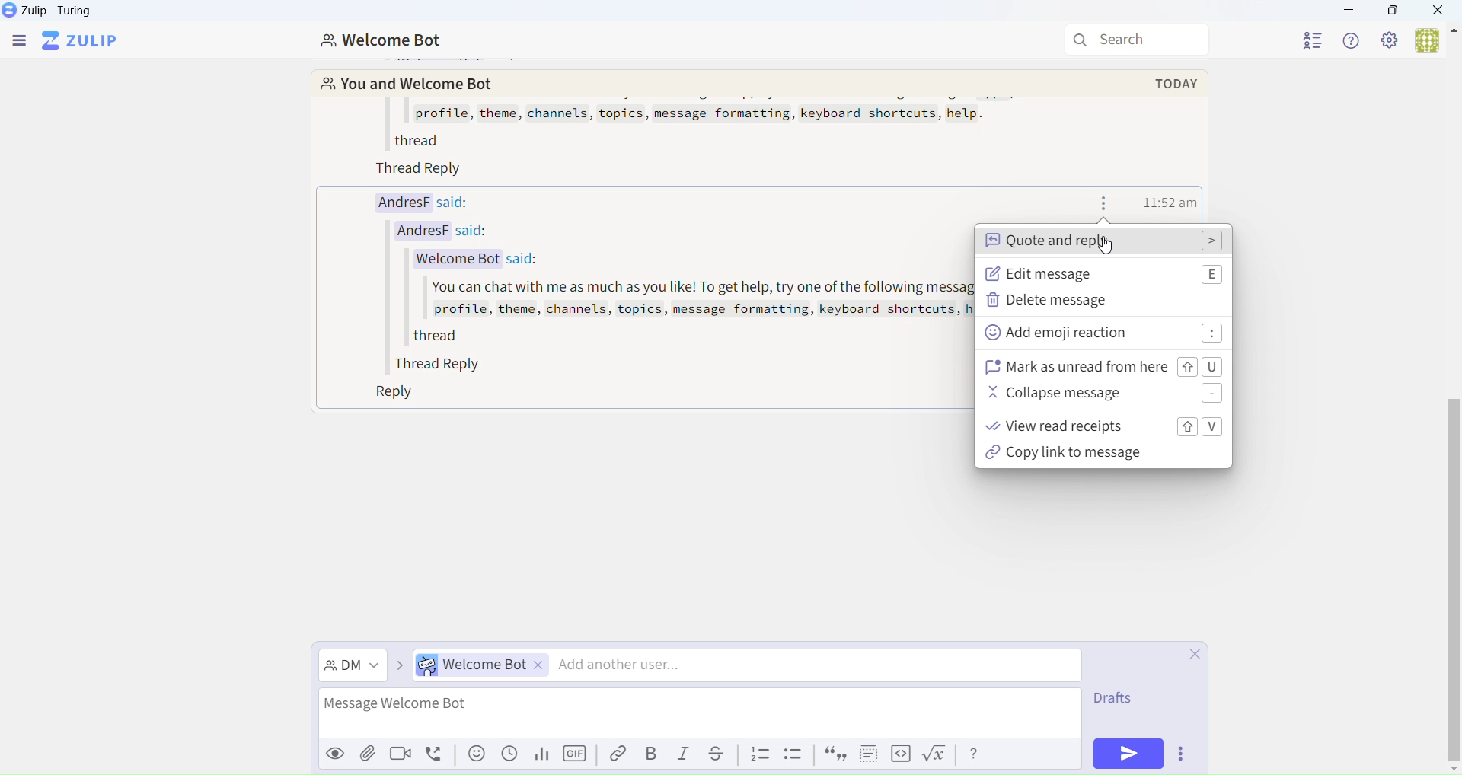  I want to click on quote & reply, so click(1107, 242).